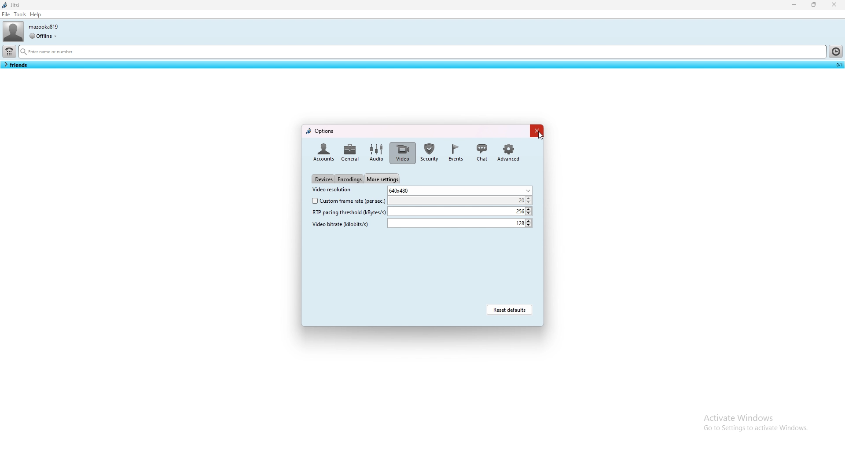 The image size is (845, 453). What do you see at coordinates (460, 211) in the screenshot?
I see `256` at bounding box center [460, 211].